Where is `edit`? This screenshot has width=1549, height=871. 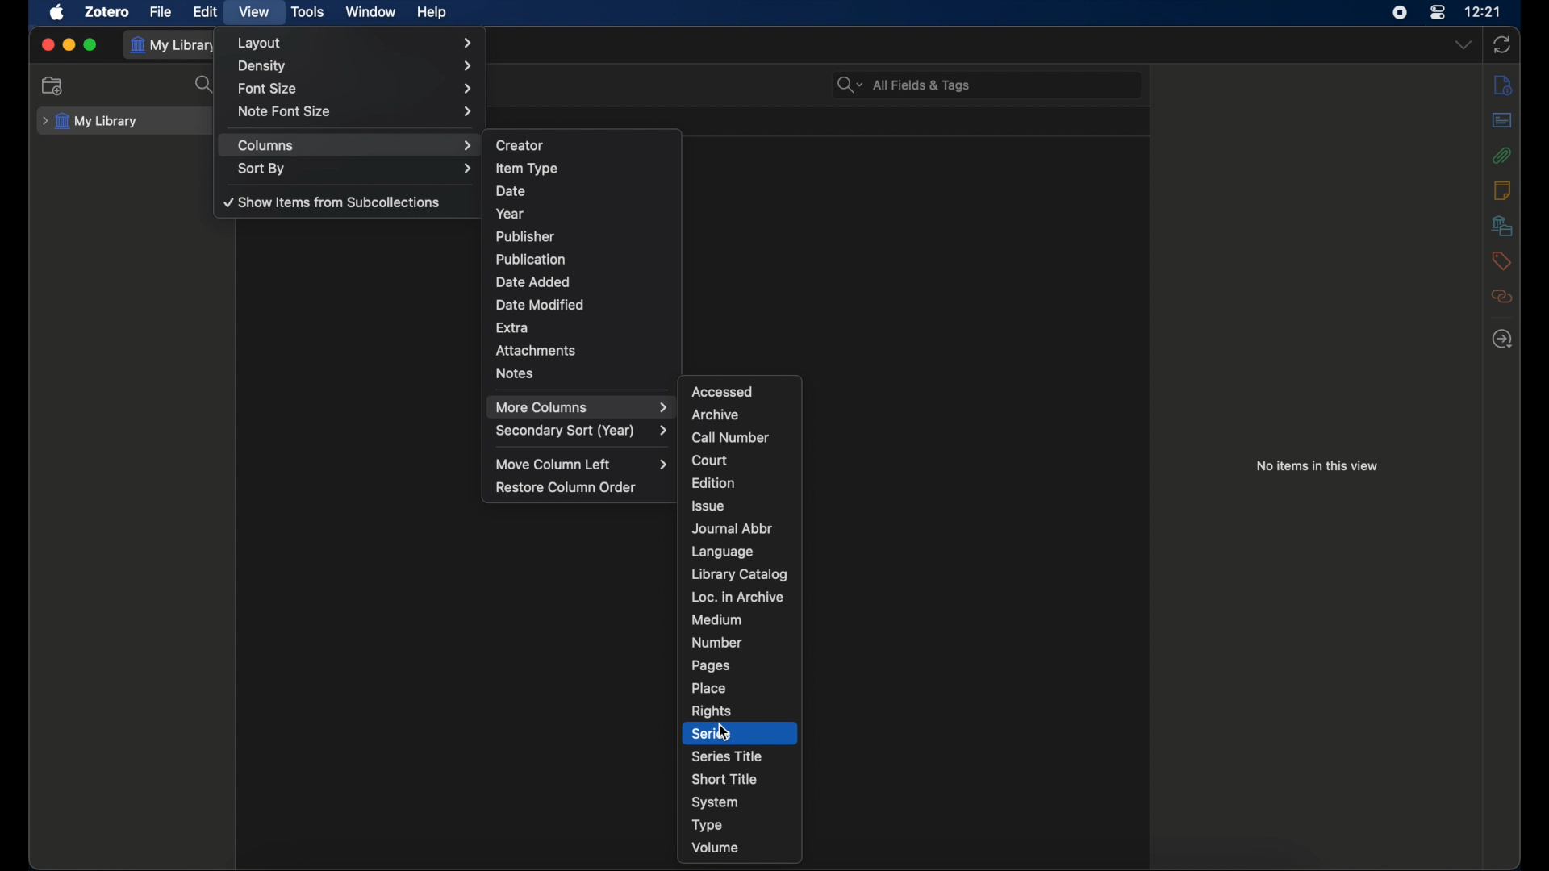
edit is located at coordinates (205, 12).